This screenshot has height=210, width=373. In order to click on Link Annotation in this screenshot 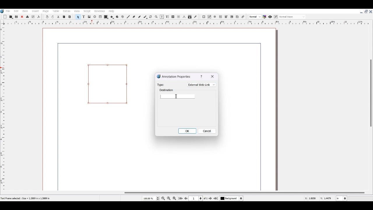, I will do `click(107, 84)`.